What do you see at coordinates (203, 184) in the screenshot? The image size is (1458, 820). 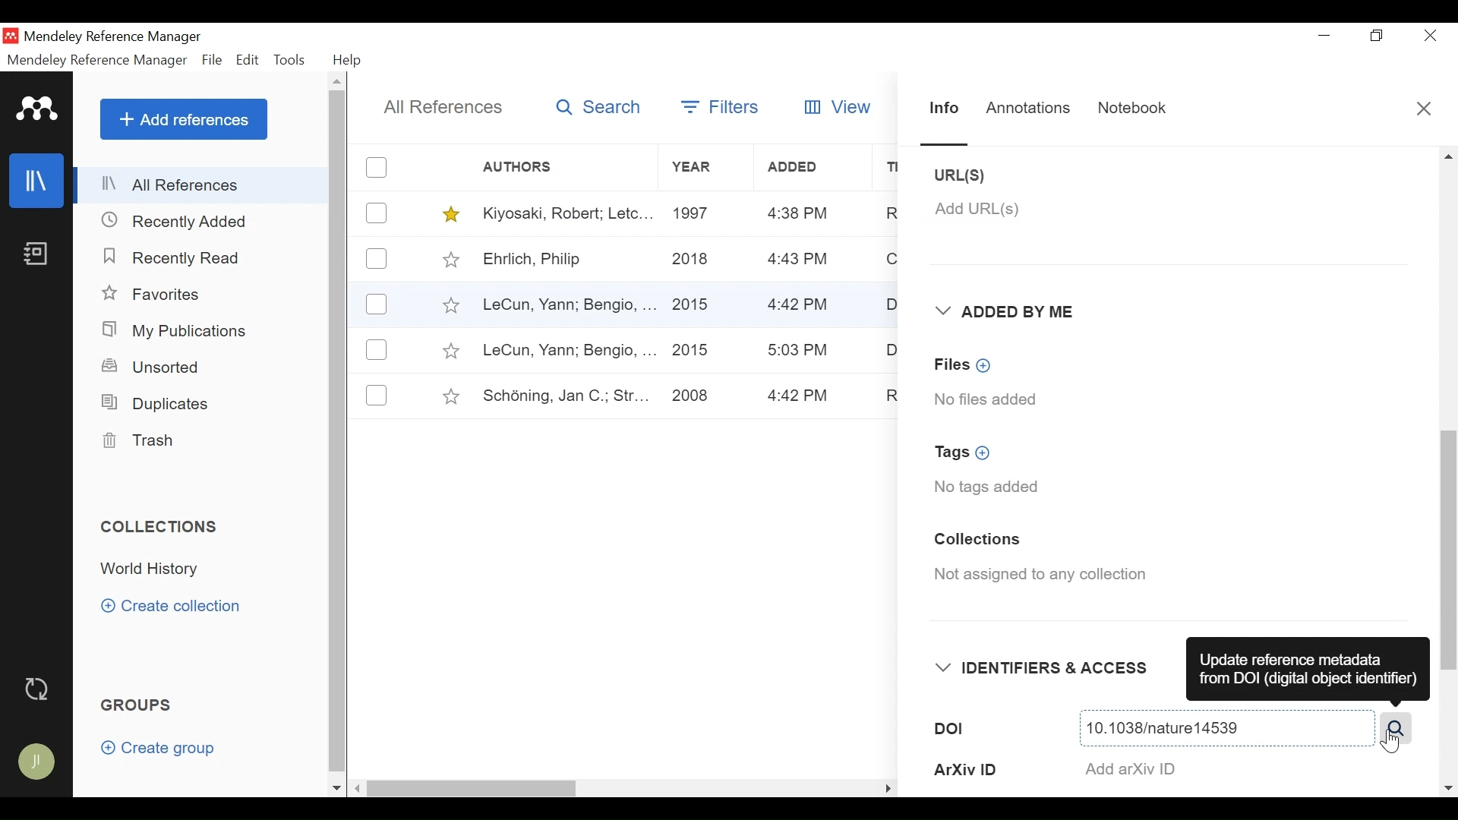 I see `All References` at bounding box center [203, 184].